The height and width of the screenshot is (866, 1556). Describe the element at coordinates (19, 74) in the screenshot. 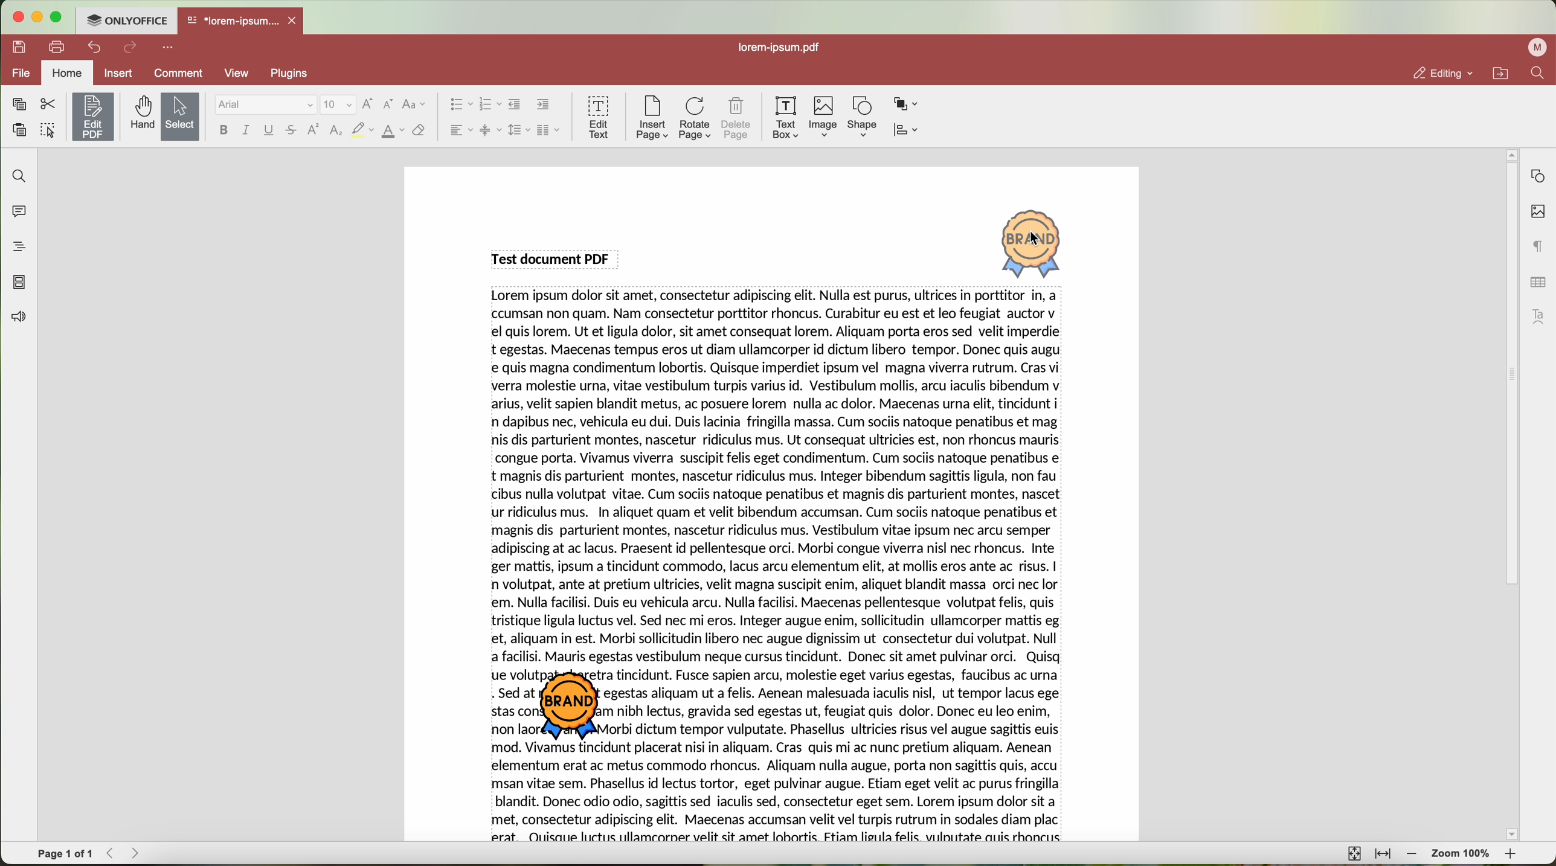

I see `file` at that location.